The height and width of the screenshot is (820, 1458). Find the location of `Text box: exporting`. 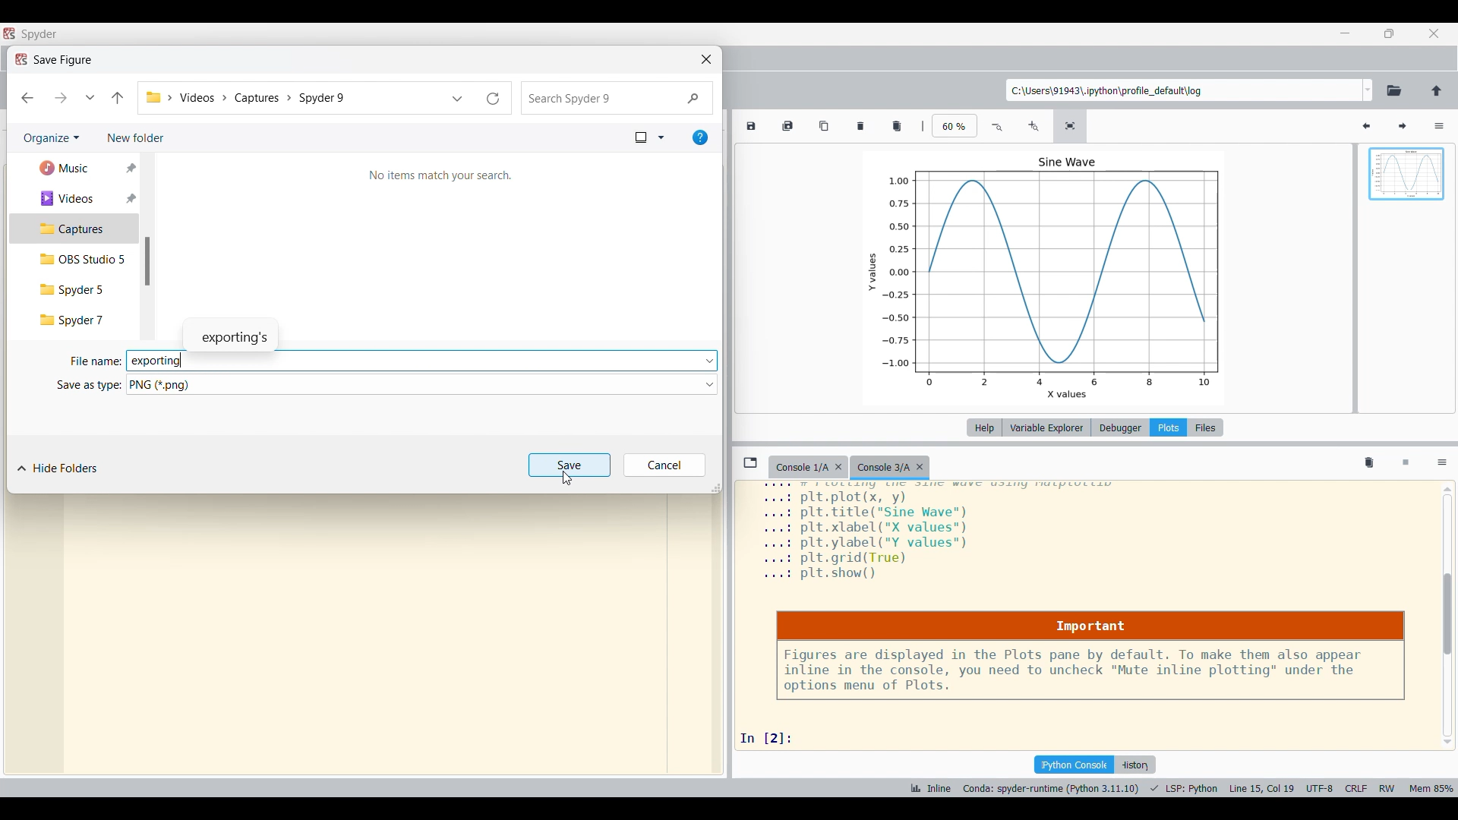

Text box: exporting is located at coordinates (413, 361).